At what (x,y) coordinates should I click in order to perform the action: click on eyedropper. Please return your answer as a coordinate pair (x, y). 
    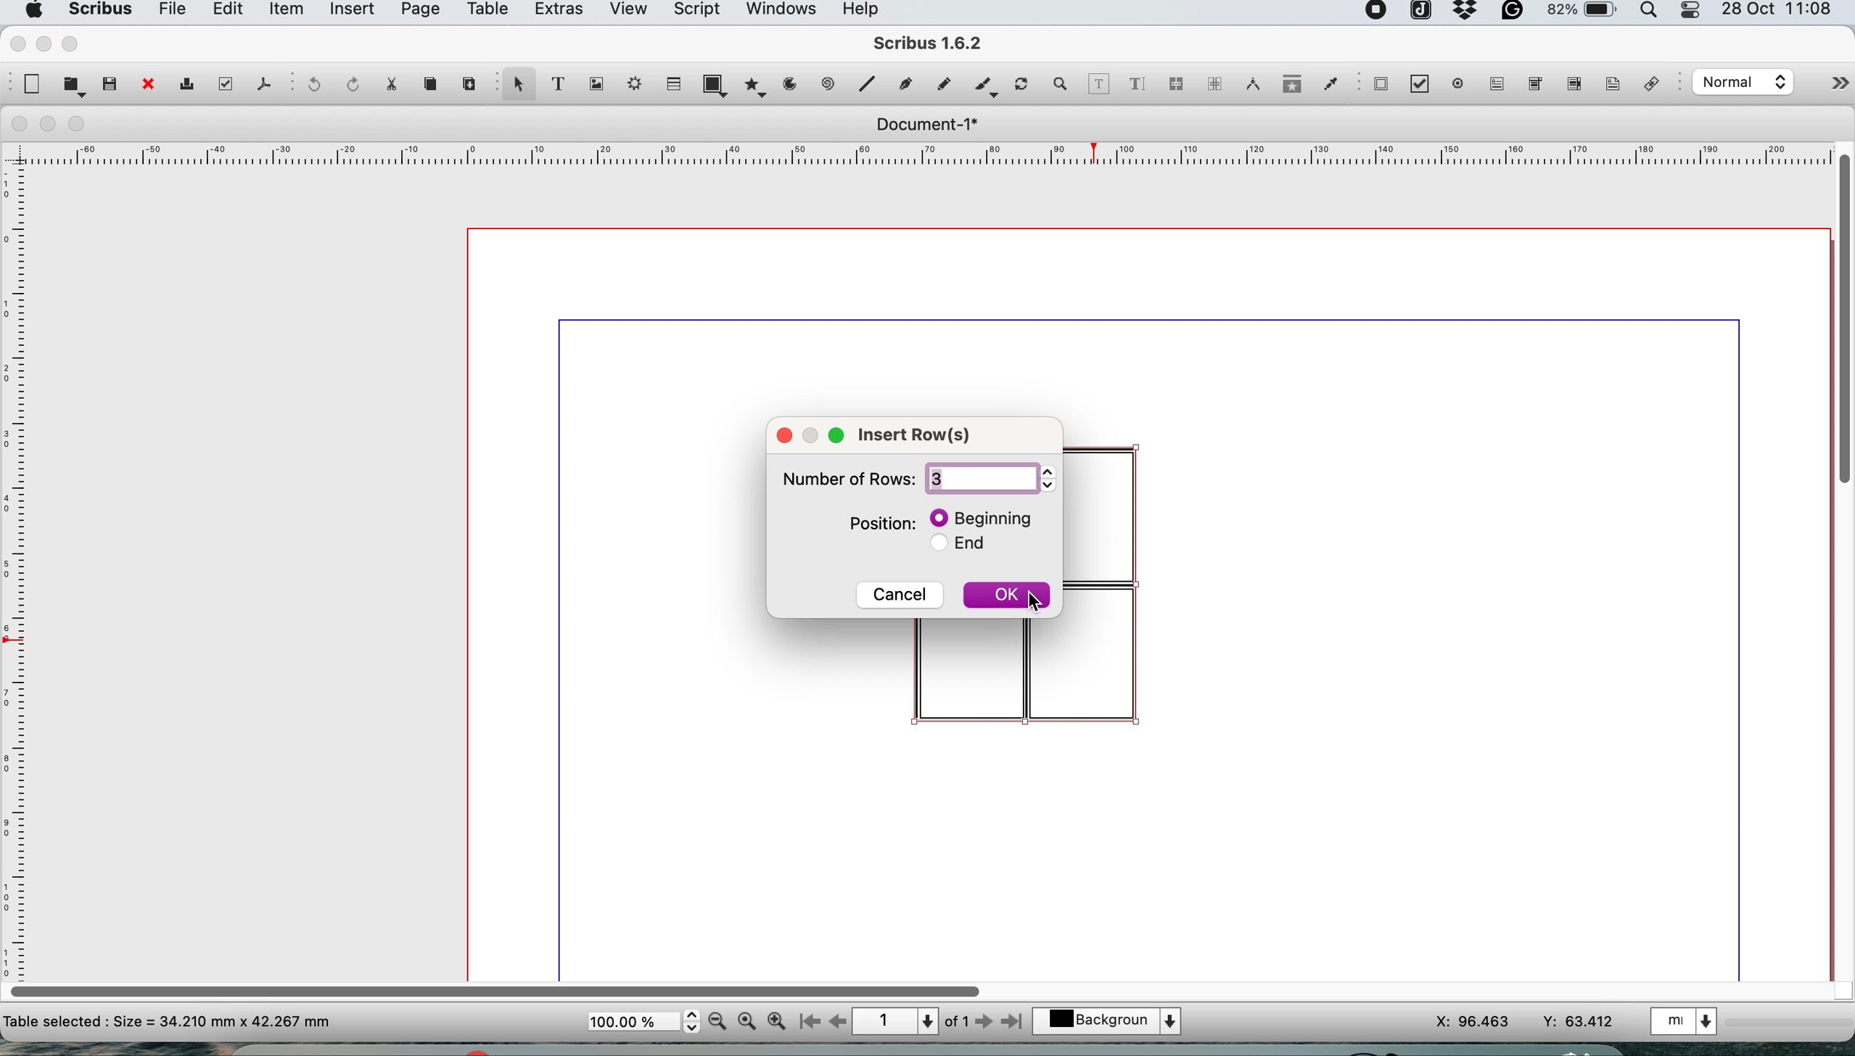
    Looking at the image, I should click on (1330, 86).